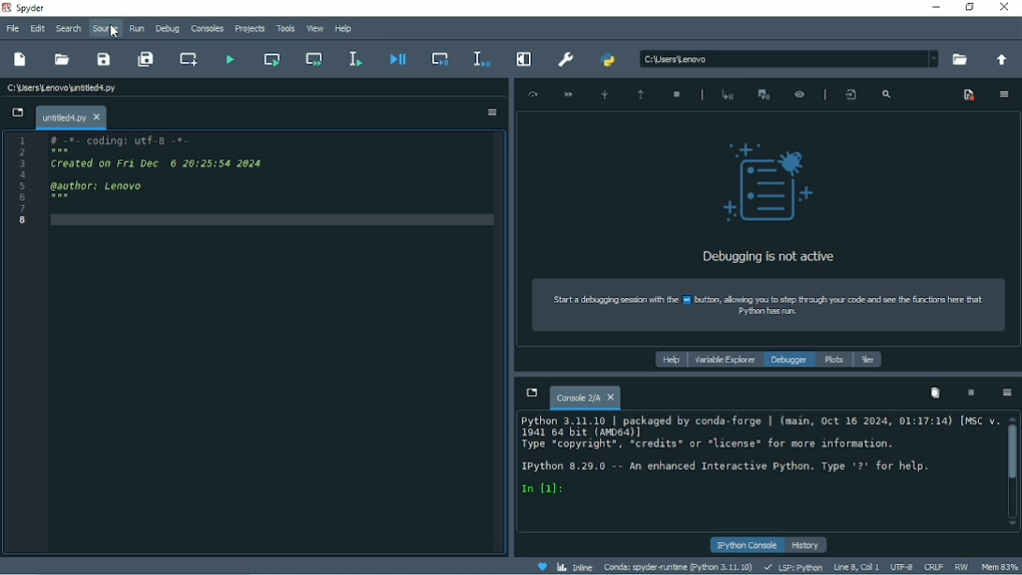 The width and height of the screenshot is (1022, 575). Describe the element at coordinates (1005, 95) in the screenshot. I see `Options` at that location.